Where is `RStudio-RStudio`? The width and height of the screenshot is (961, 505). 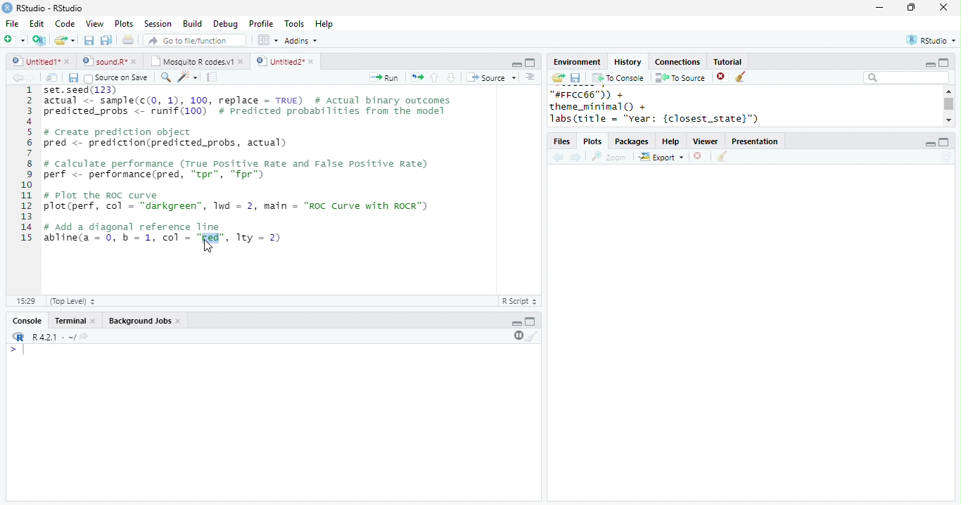
RStudio-RStudio is located at coordinates (53, 8).